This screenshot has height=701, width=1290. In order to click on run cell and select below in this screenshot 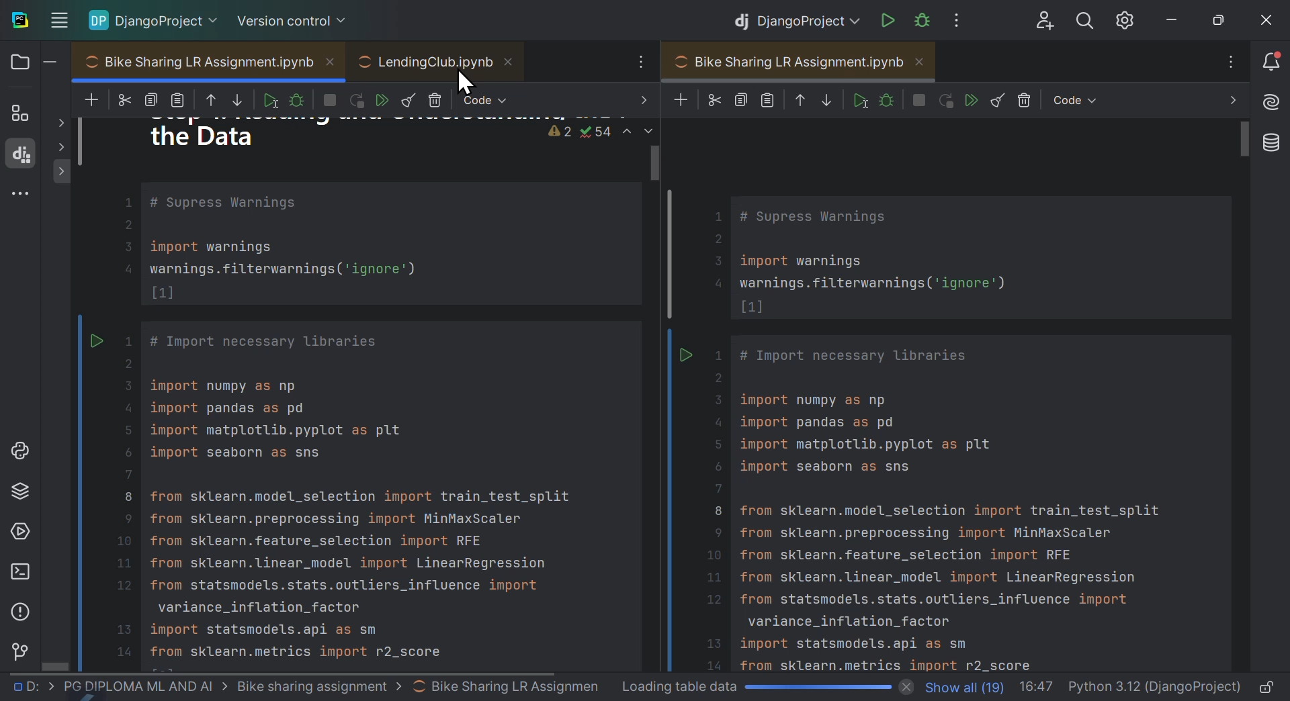, I will do `click(269, 99)`.